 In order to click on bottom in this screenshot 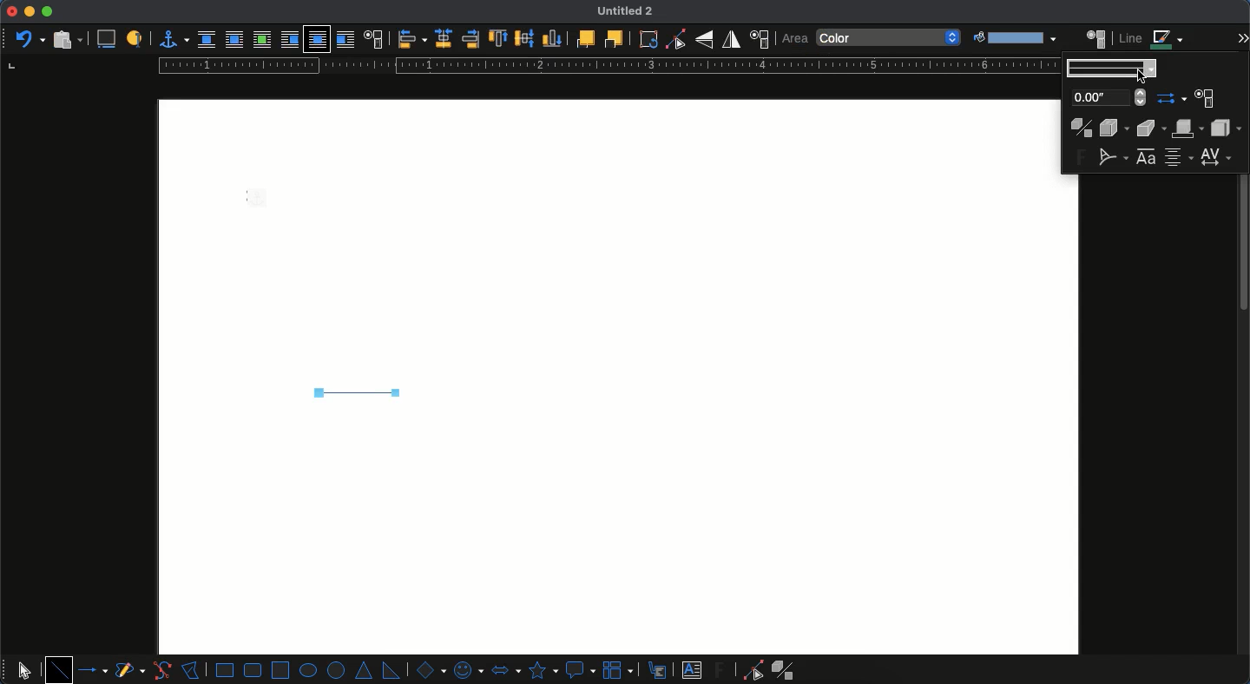, I will do `click(553, 38)`.